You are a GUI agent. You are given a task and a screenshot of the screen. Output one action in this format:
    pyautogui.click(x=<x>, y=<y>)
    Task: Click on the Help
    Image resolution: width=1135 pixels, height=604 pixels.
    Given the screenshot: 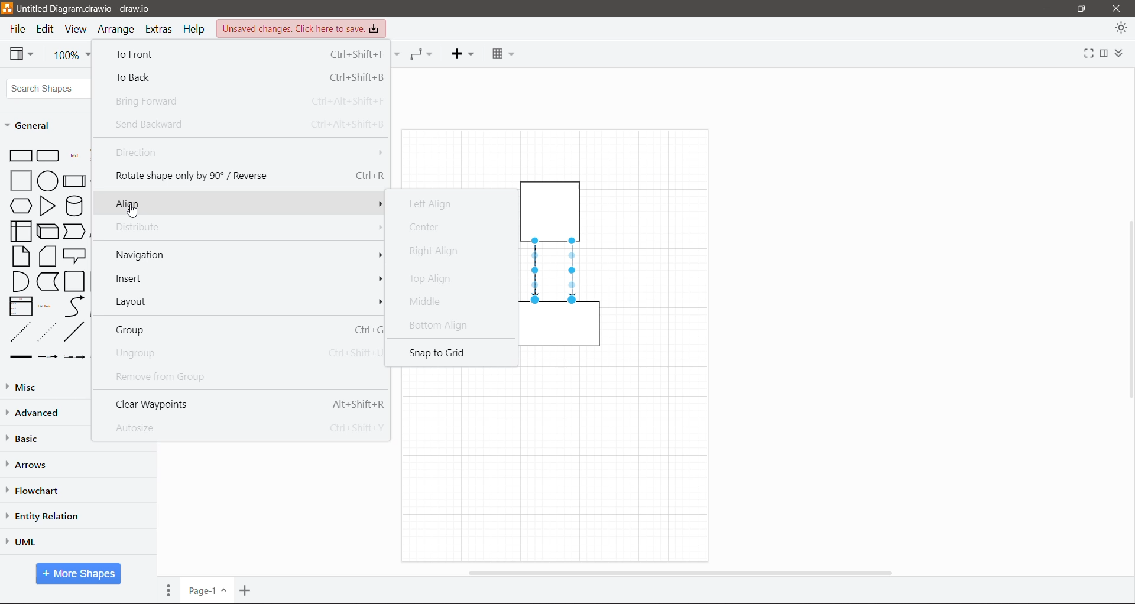 What is the action you would take?
    pyautogui.click(x=196, y=29)
    